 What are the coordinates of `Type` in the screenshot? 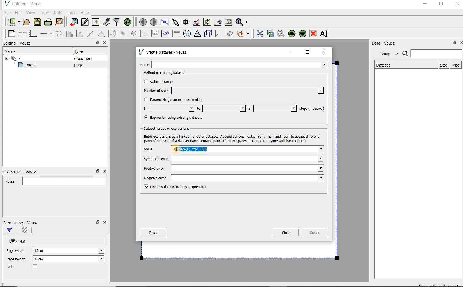 It's located at (456, 65).